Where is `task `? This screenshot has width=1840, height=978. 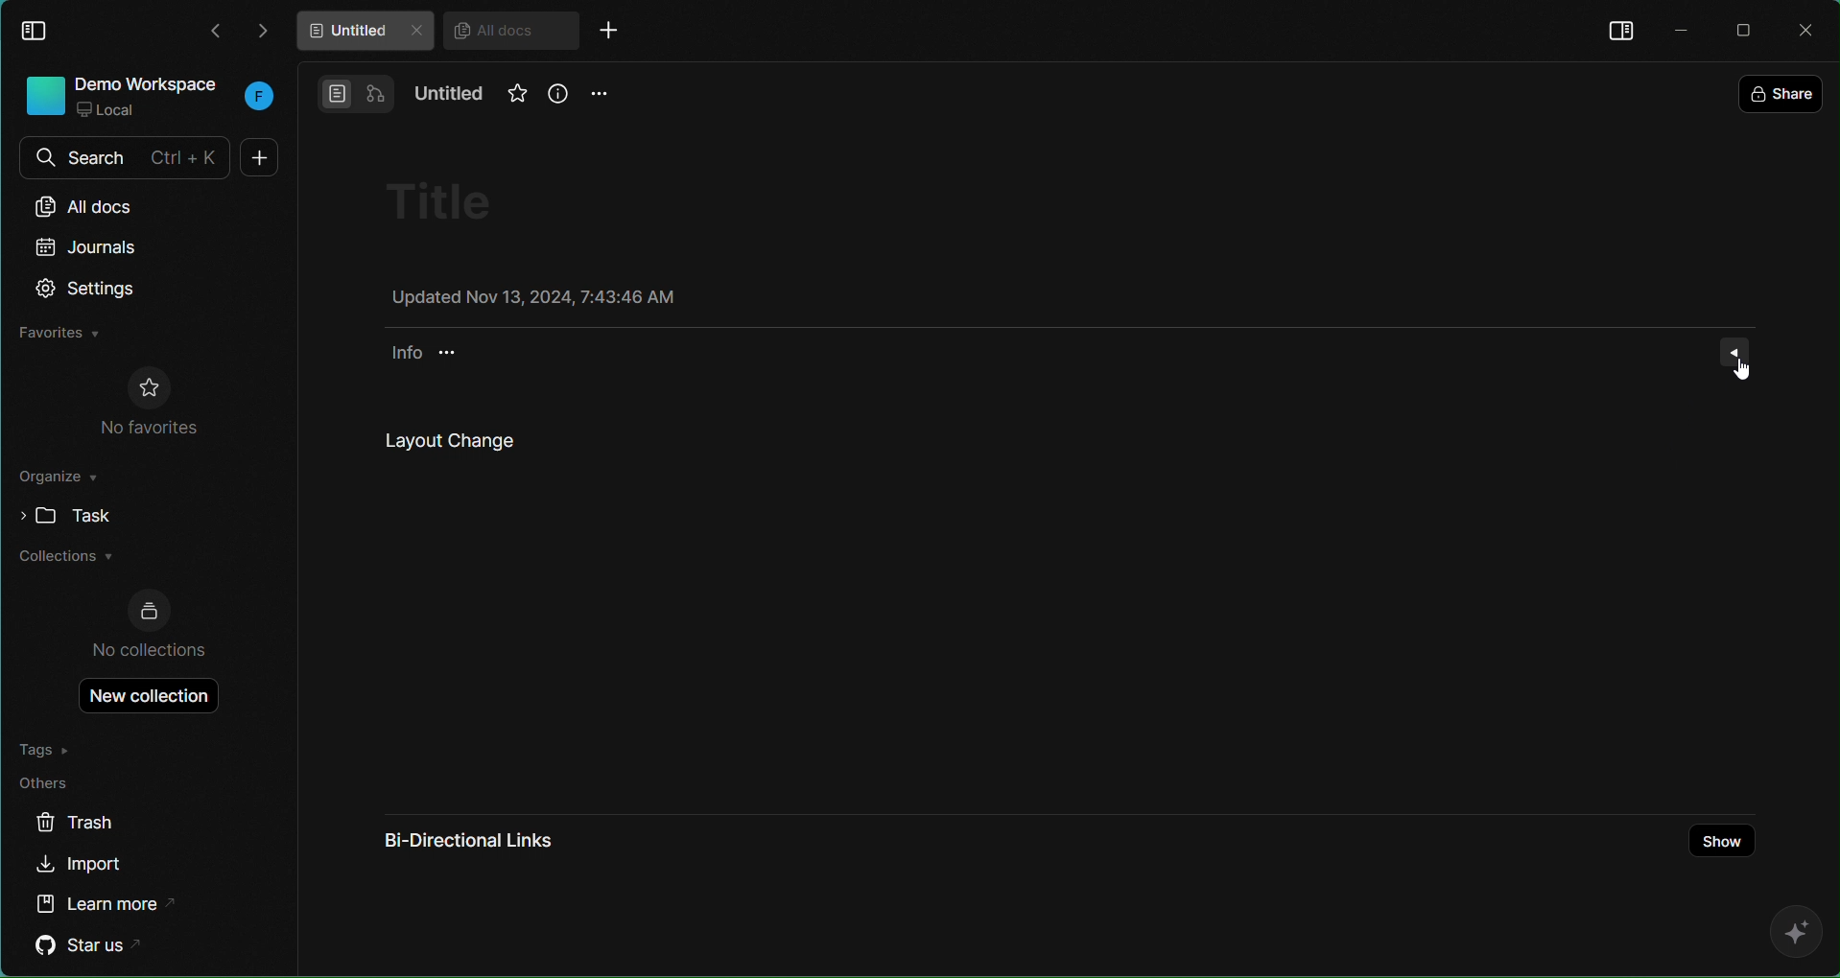 task  is located at coordinates (59, 515).